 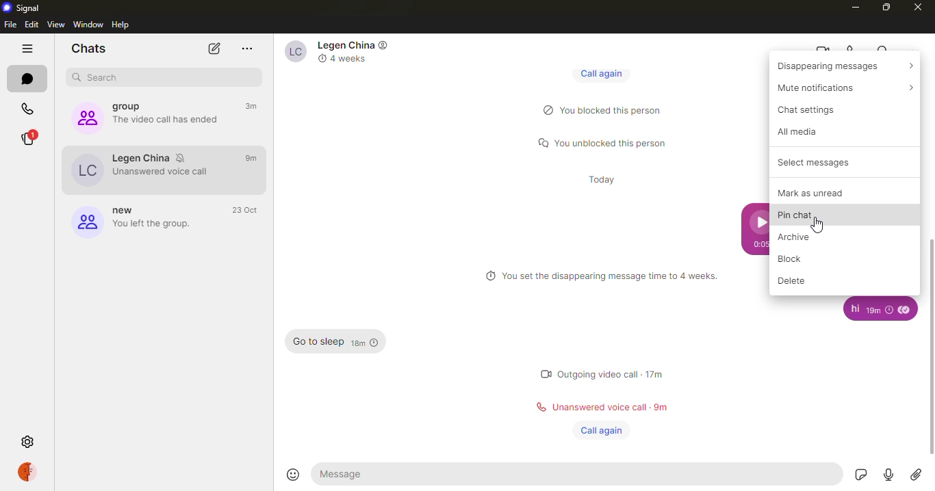 I want to click on status message, so click(x=597, y=142).